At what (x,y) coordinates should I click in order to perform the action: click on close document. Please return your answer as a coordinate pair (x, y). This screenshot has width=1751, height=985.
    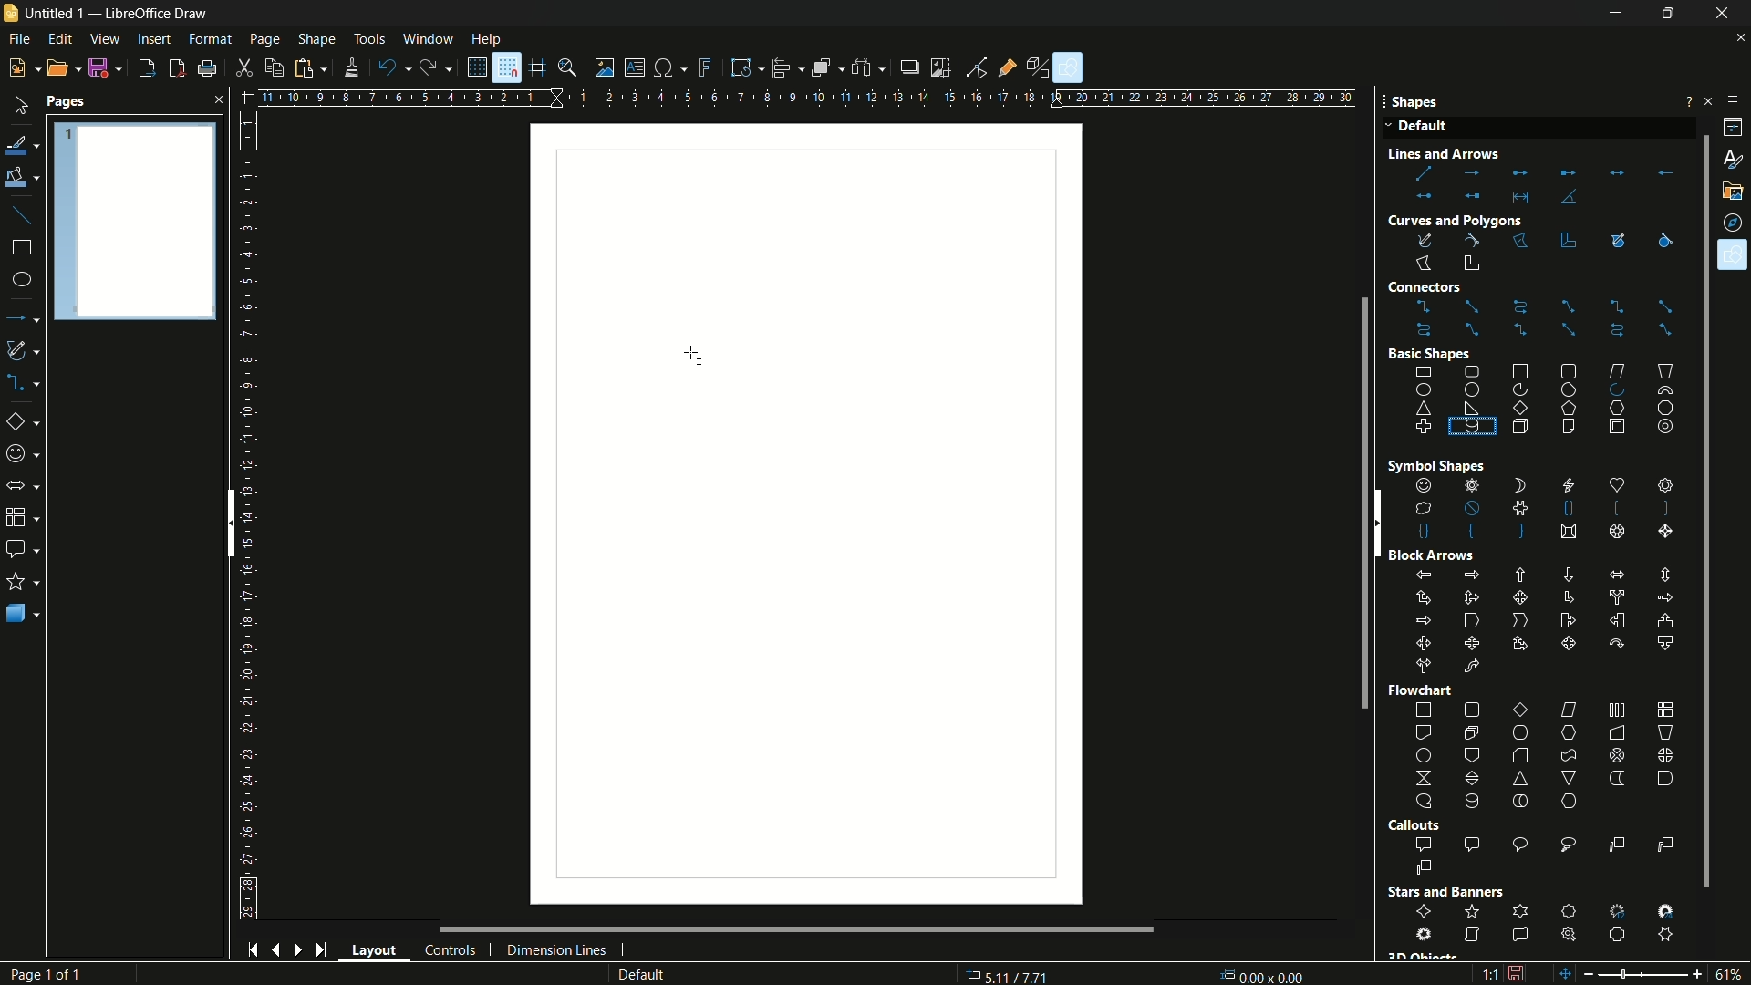
    Looking at the image, I should click on (1740, 39).